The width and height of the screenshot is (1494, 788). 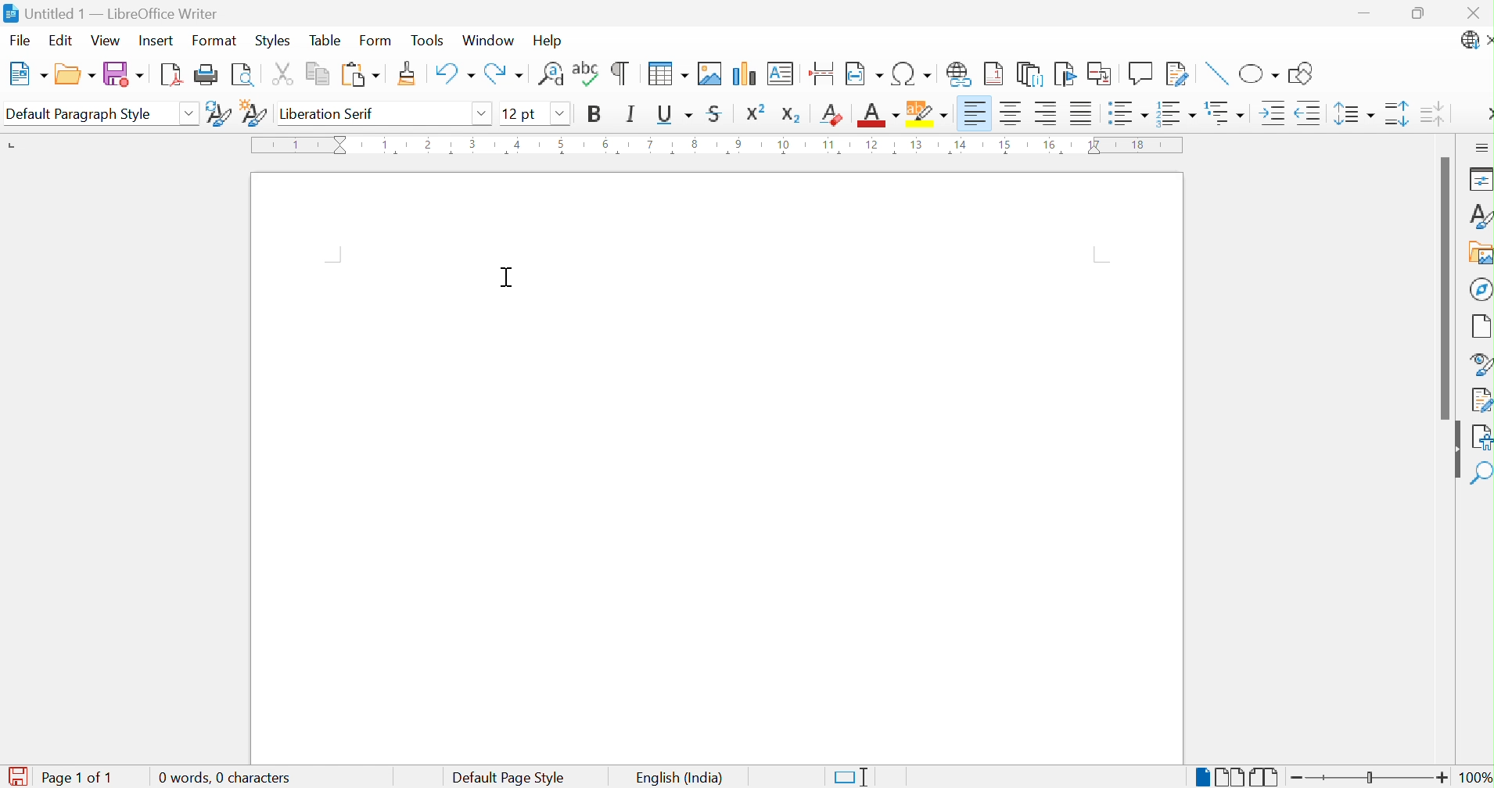 I want to click on Form, so click(x=377, y=41).